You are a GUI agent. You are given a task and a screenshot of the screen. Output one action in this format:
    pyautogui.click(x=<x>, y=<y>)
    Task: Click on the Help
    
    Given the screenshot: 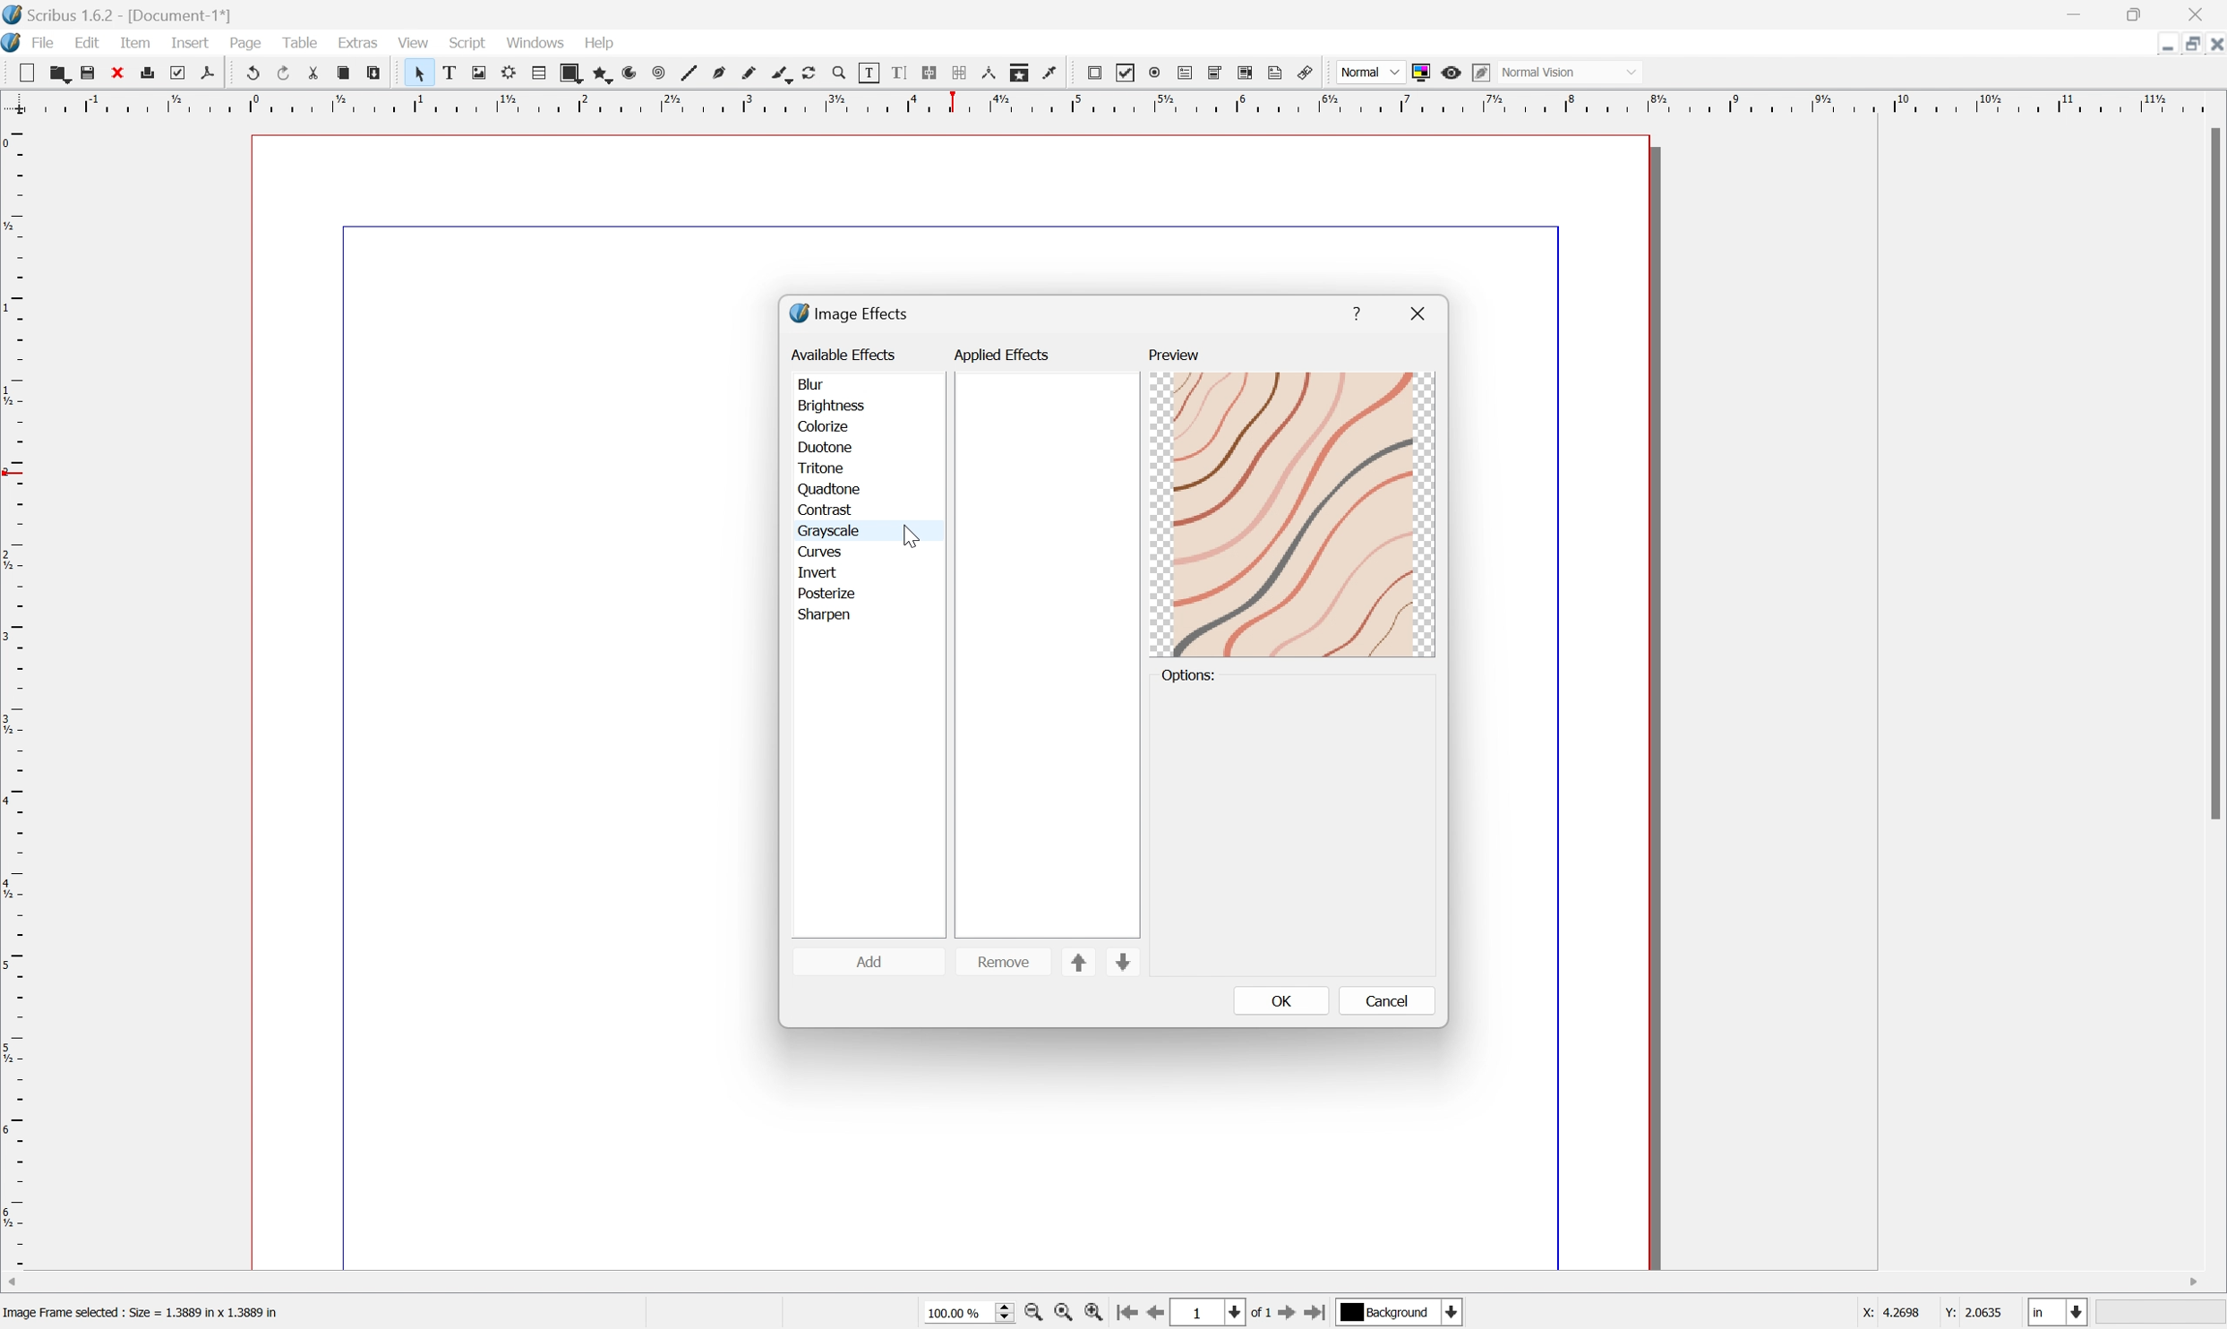 What is the action you would take?
    pyautogui.click(x=595, y=43)
    